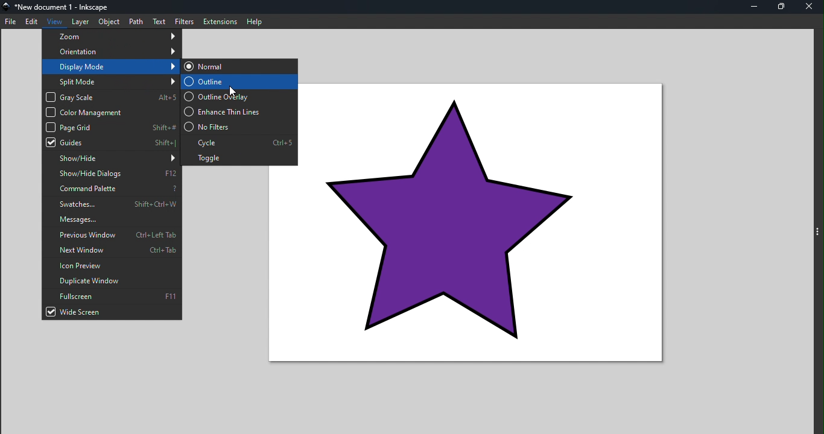  Describe the element at coordinates (106, 23) in the screenshot. I see `Object` at that location.